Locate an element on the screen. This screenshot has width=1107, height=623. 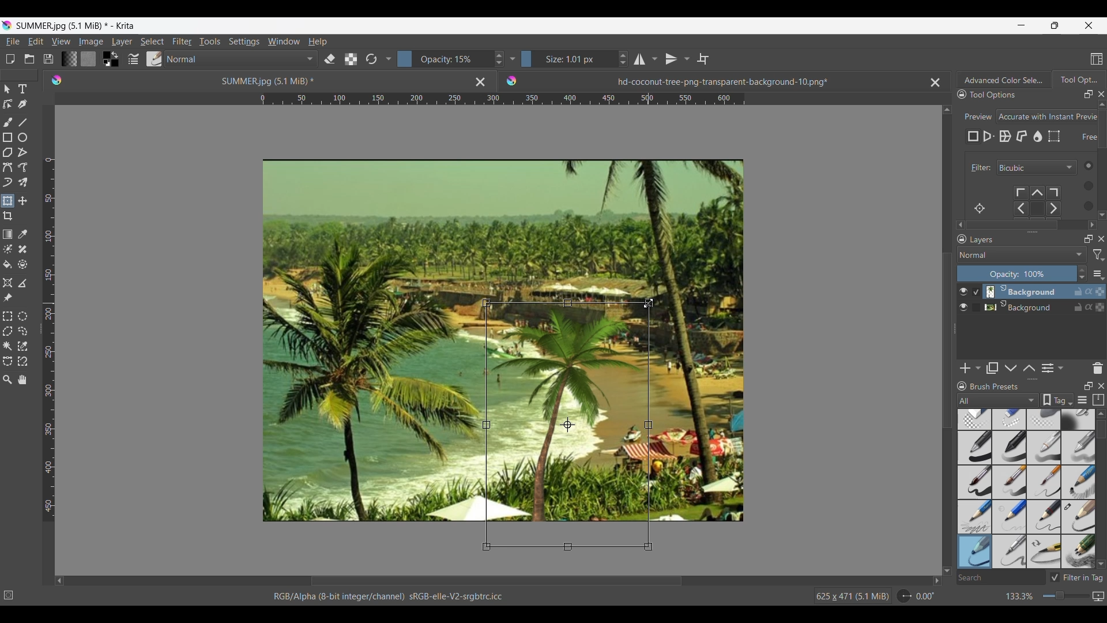
Free is located at coordinates (973, 137).